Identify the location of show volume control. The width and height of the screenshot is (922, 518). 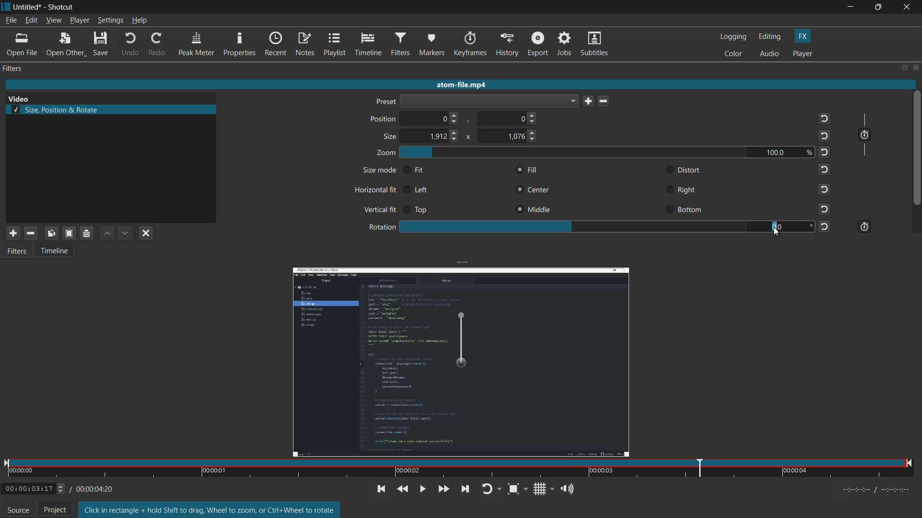
(566, 488).